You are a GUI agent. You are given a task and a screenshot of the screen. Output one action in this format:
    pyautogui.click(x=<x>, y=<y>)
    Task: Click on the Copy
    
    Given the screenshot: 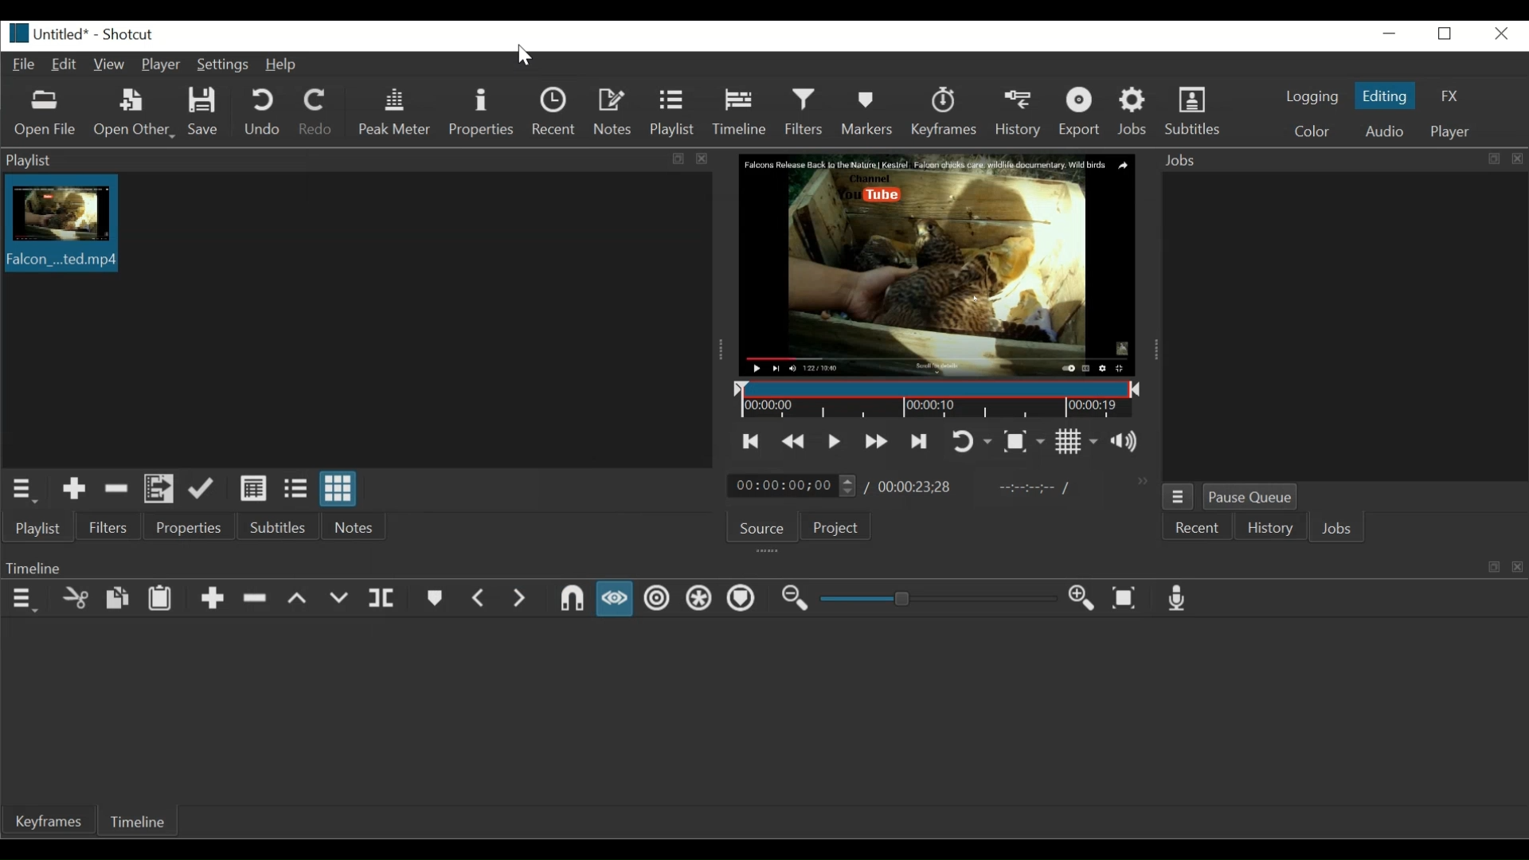 What is the action you would take?
    pyautogui.click(x=117, y=599)
    